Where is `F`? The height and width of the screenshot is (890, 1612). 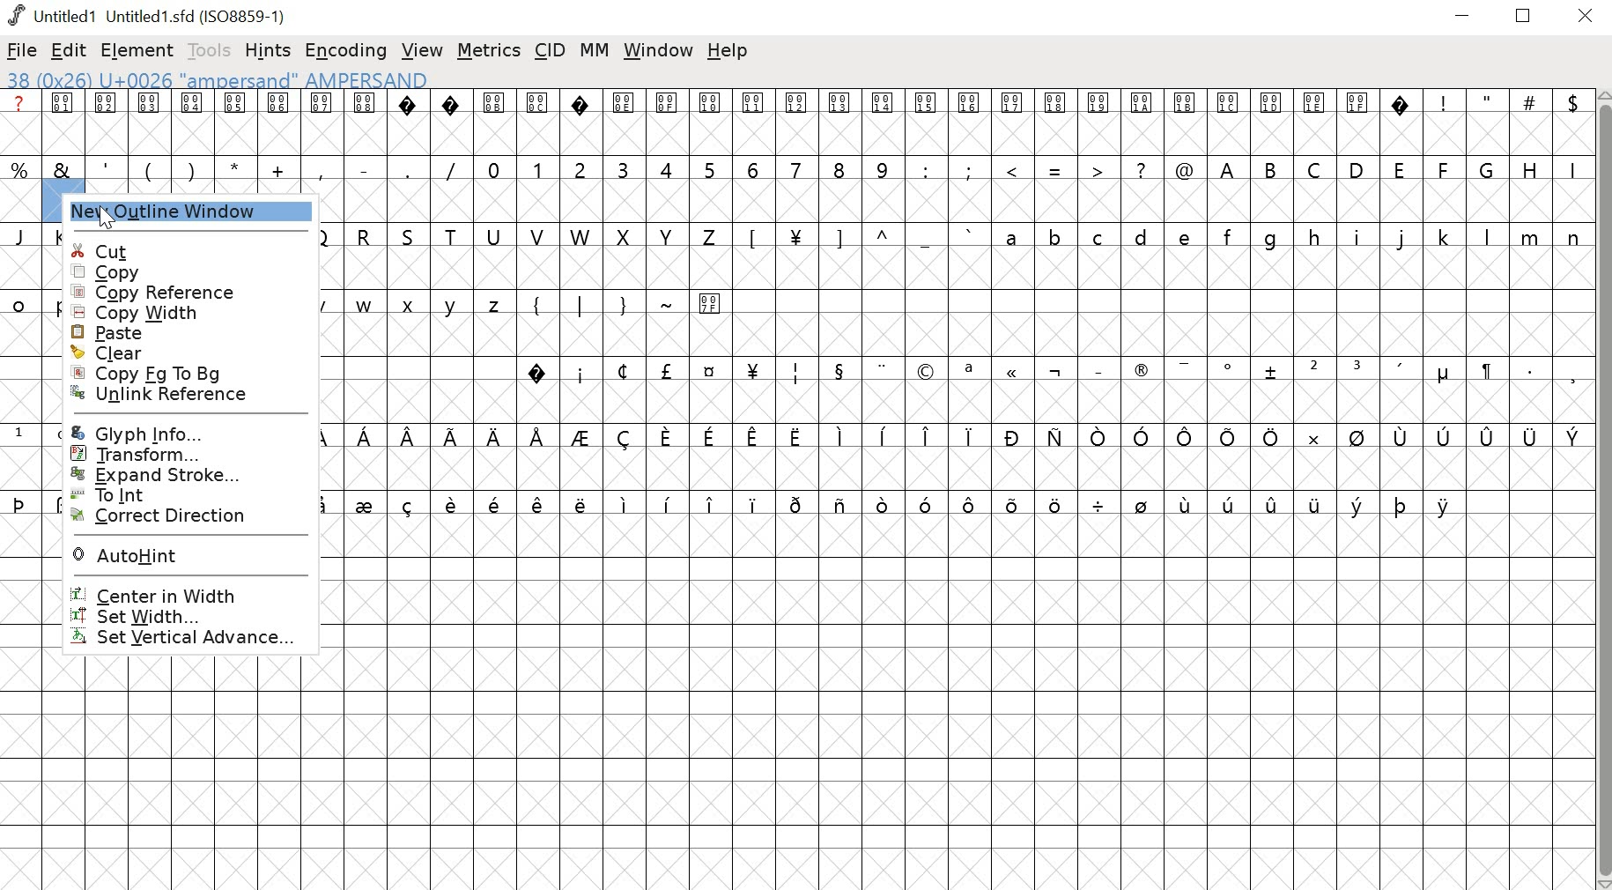
F is located at coordinates (1446, 169).